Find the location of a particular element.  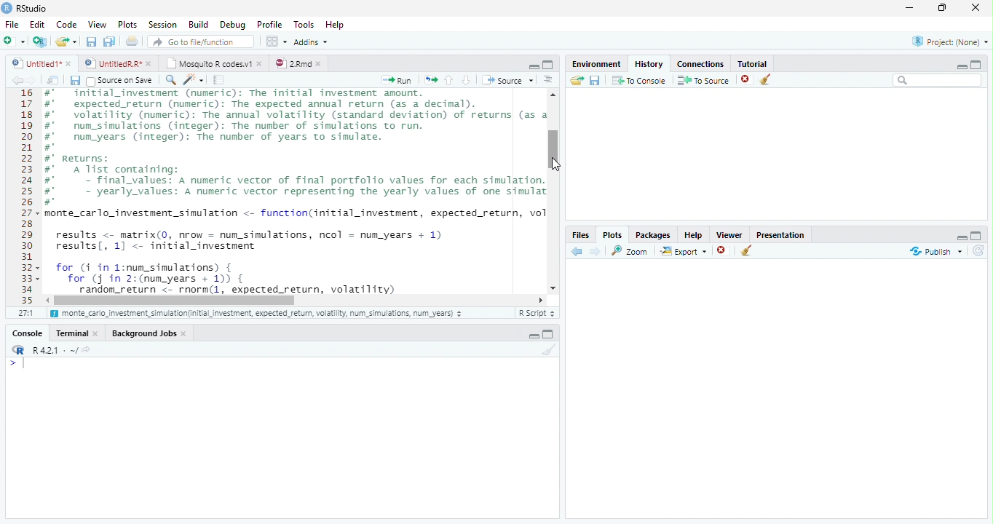

Remove selected is located at coordinates (724, 251).